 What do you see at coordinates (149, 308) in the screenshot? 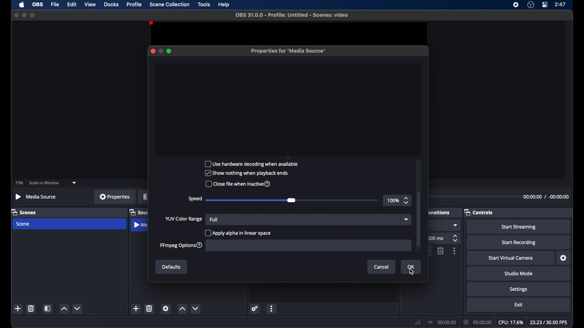
I see `delete` at bounding box center [149, 308].